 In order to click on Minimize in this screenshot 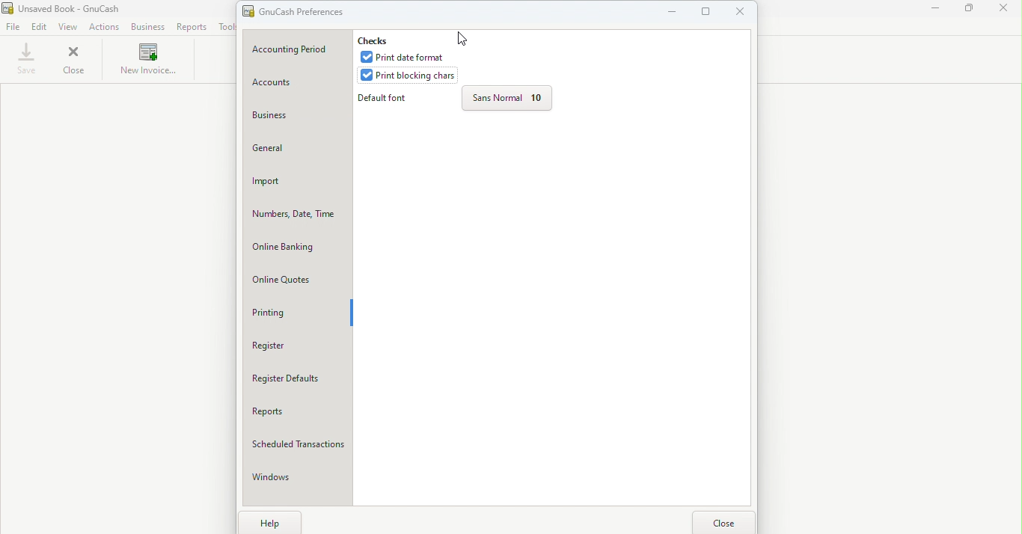, I will do `click(932, 11)`.